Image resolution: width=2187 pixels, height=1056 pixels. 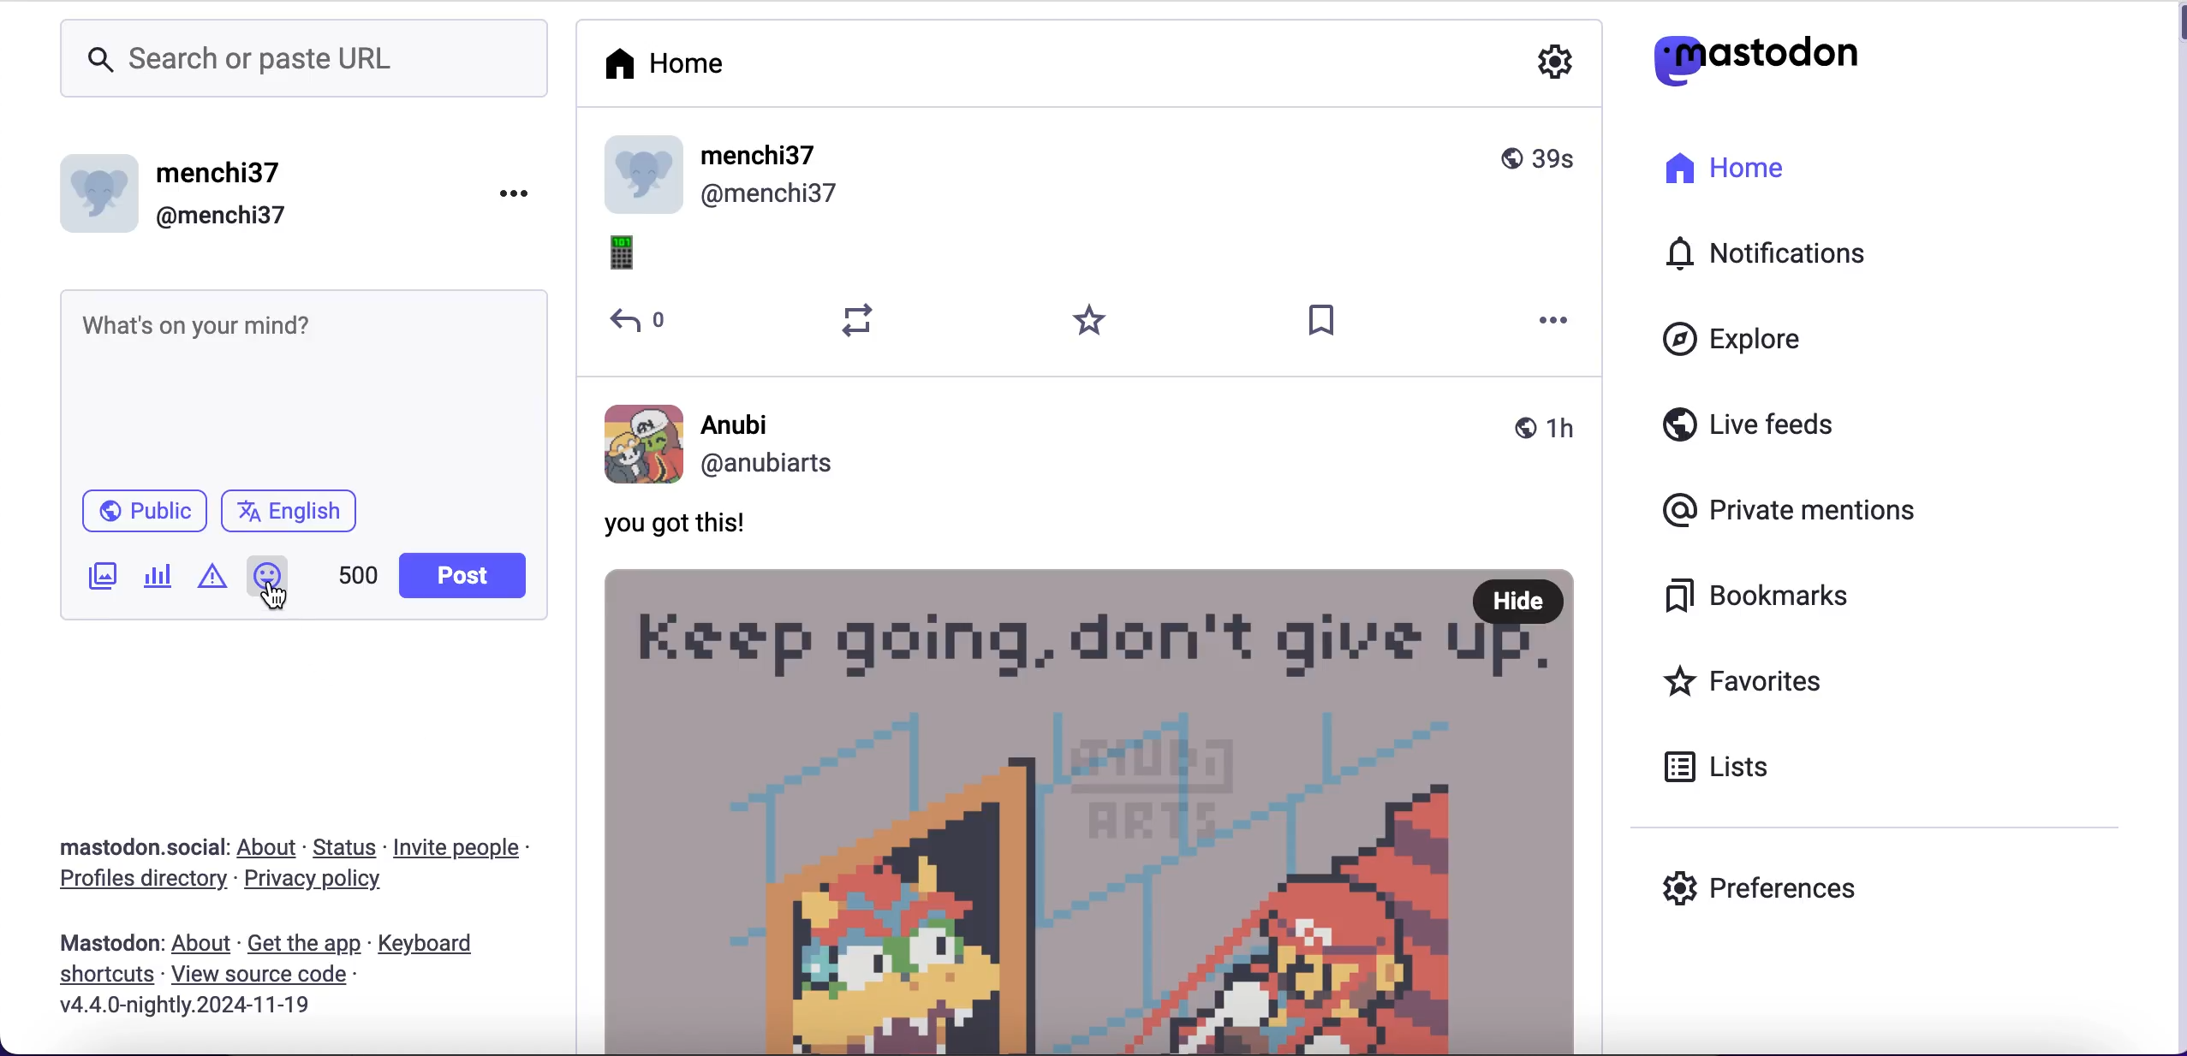 I want to click on menchi37 @menchi37, so click(x=249, y=192).